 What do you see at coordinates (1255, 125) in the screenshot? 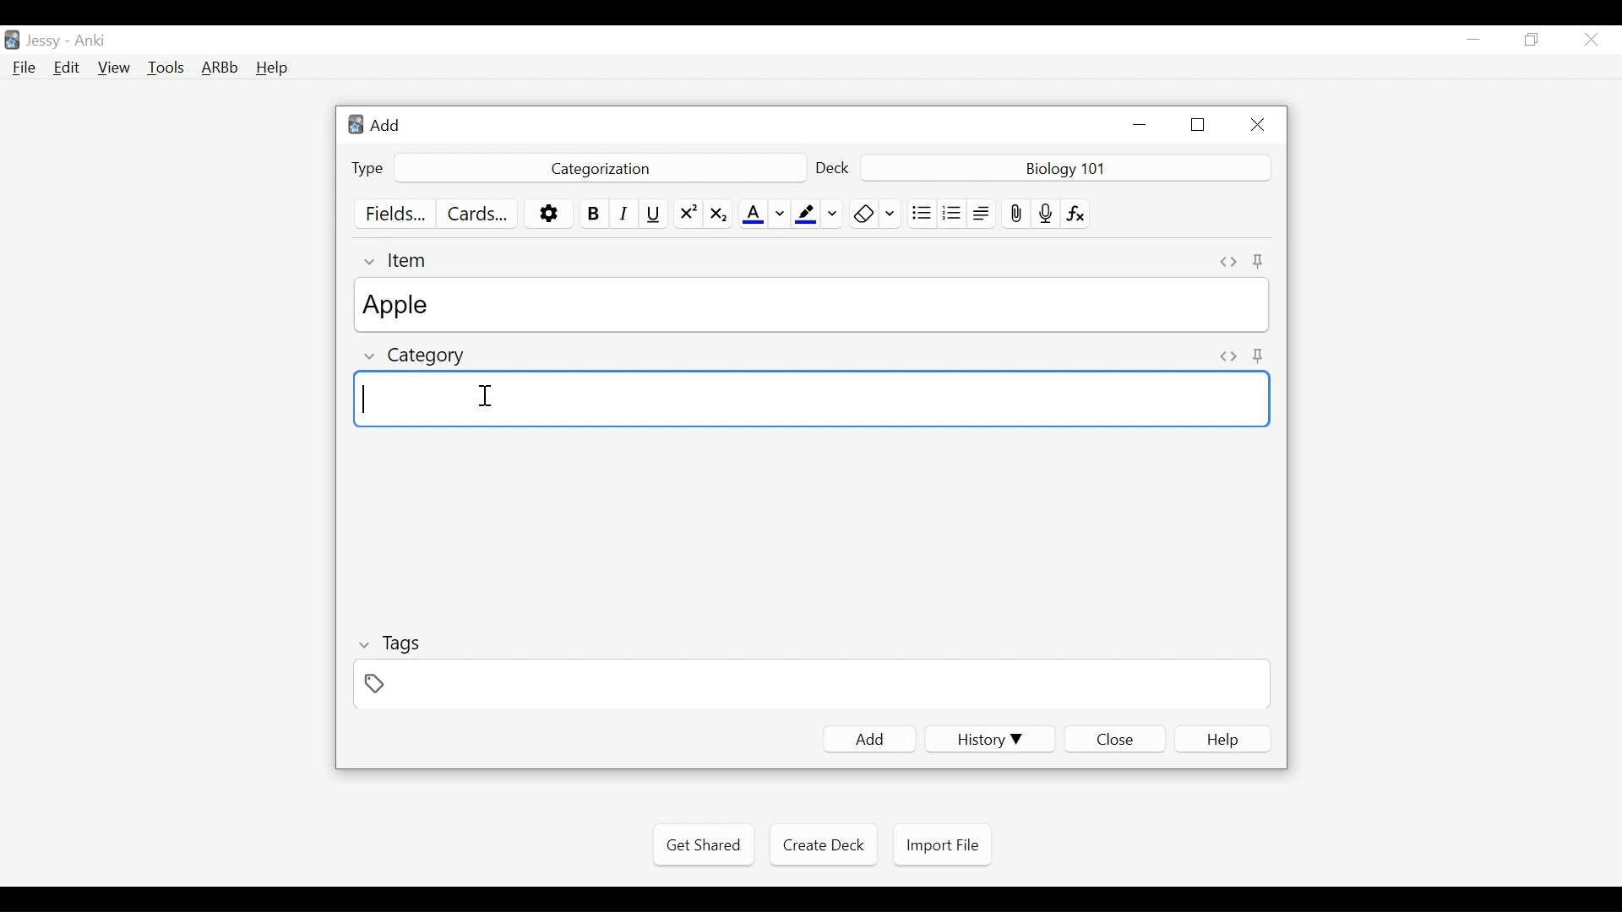
I see `Close` at bounding box center [1255, 125].